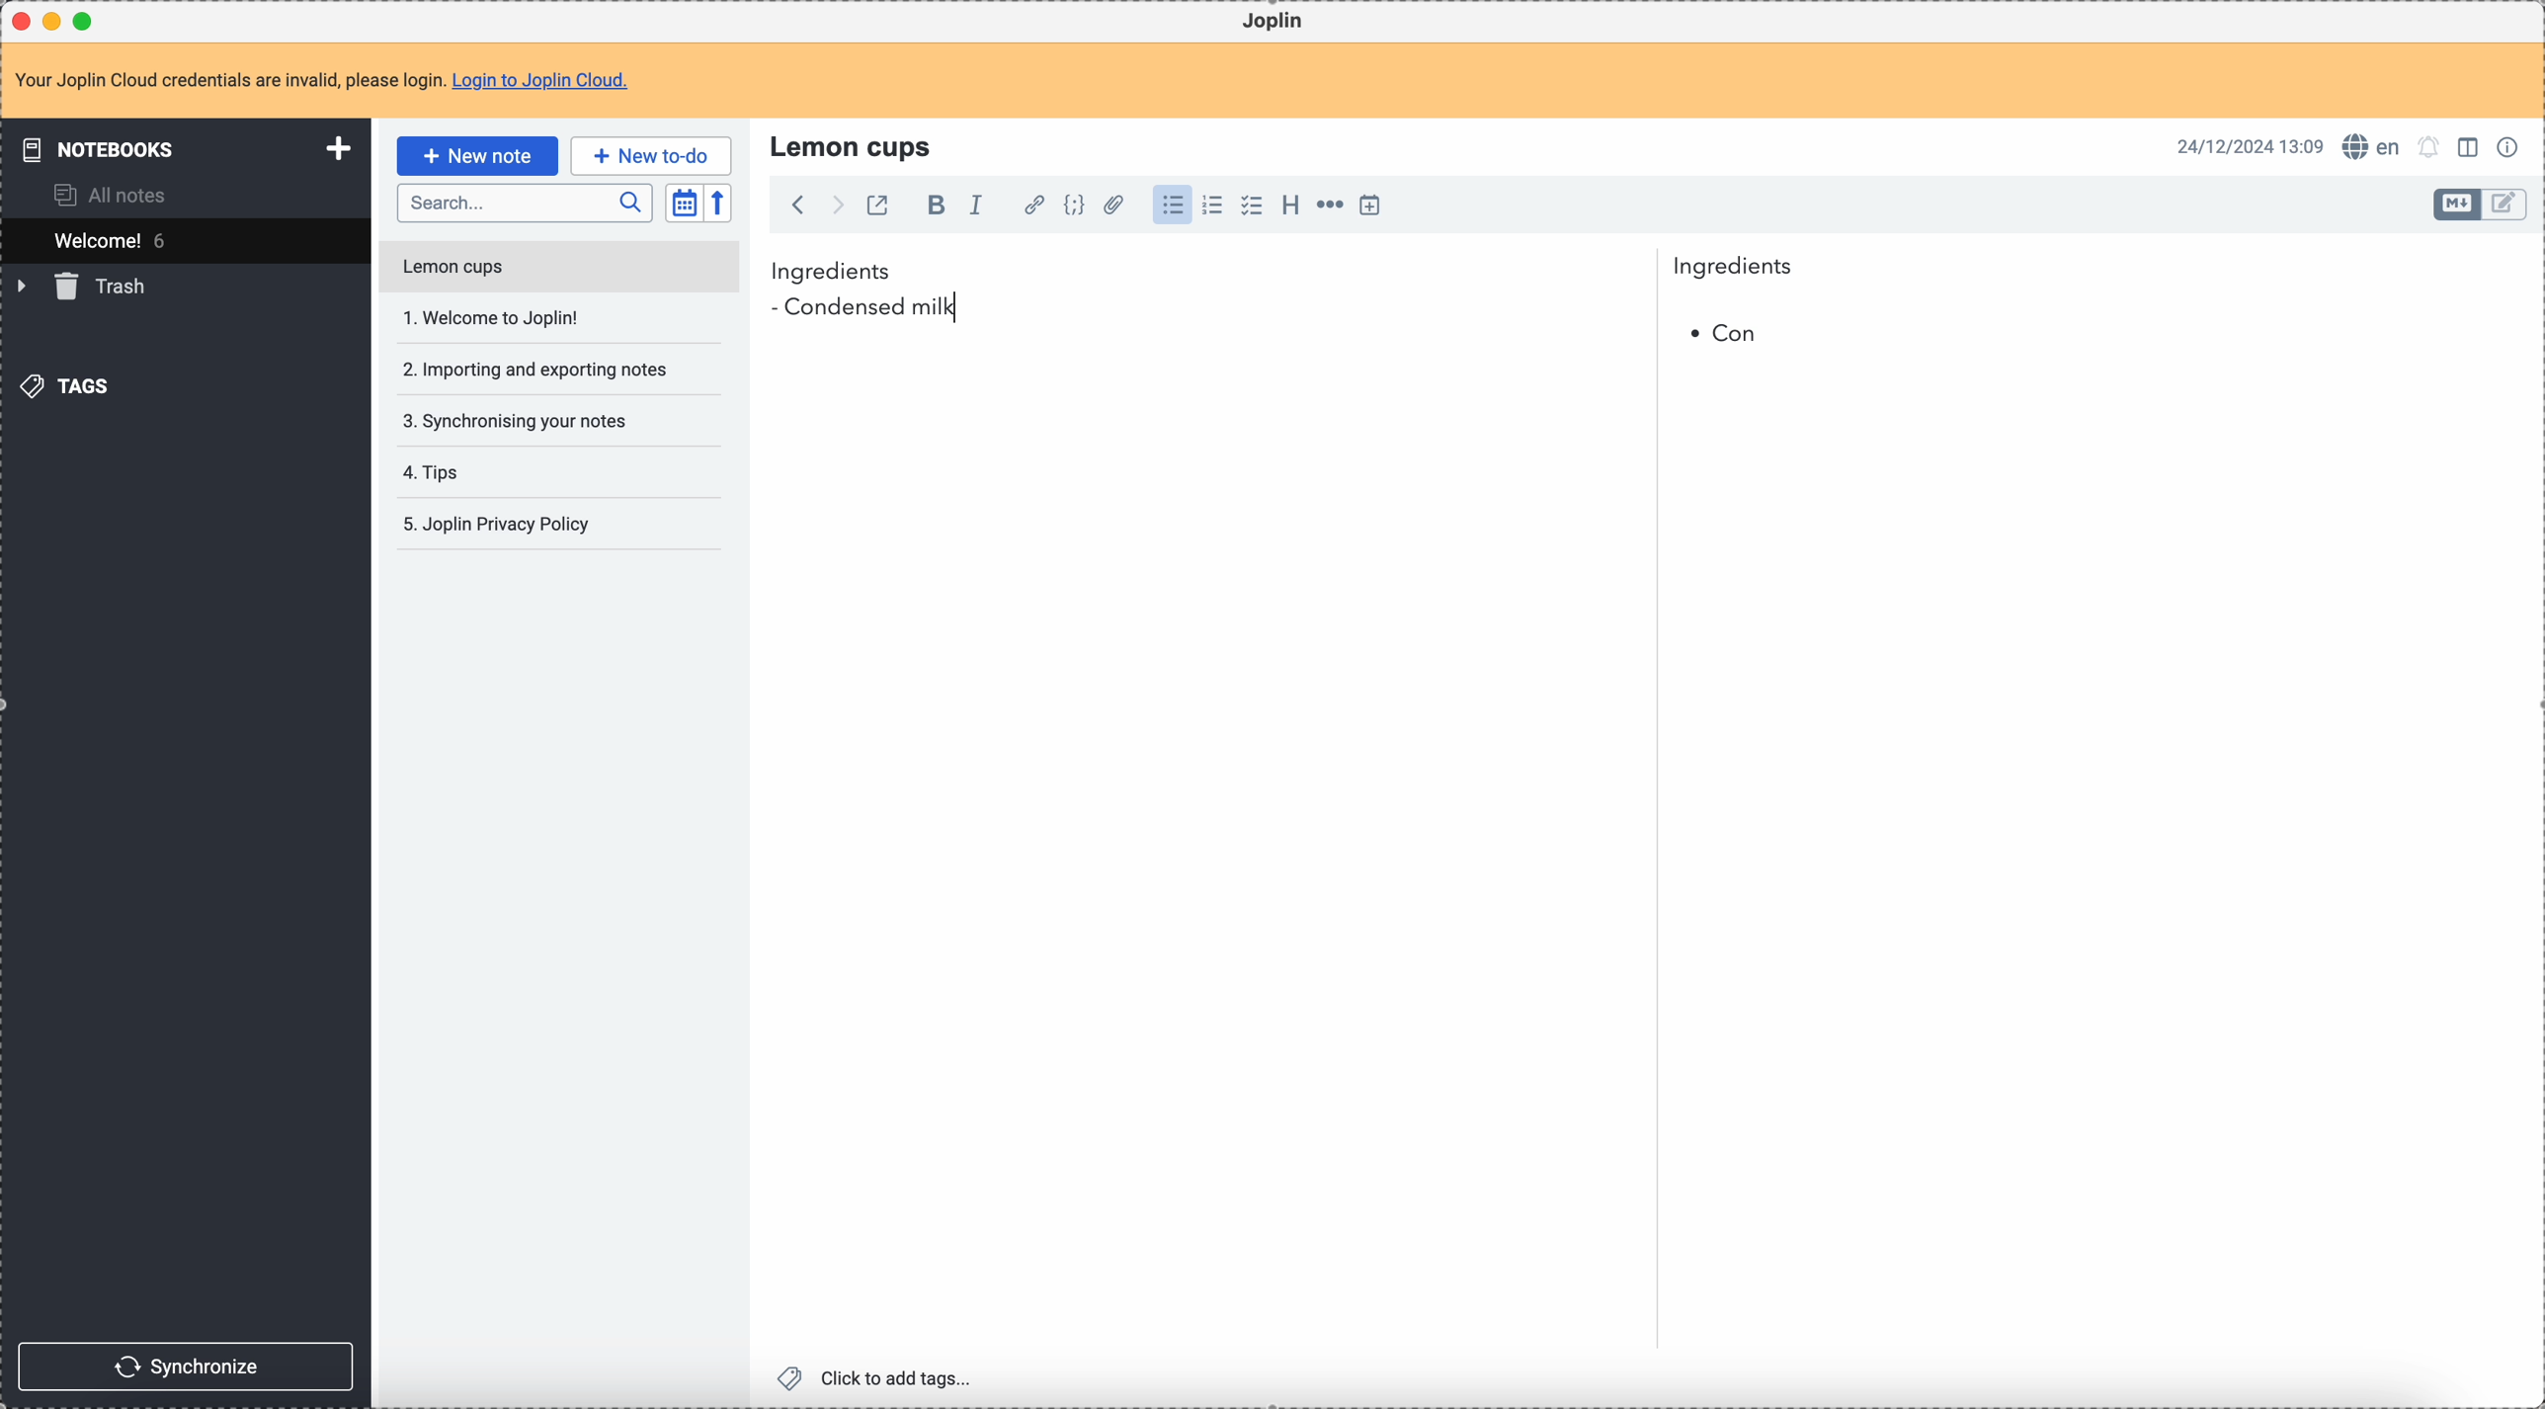 The image size is (2545, 1409). Describe the element at coordinates (24, 22) in the screenshot. I see `close` at that location.